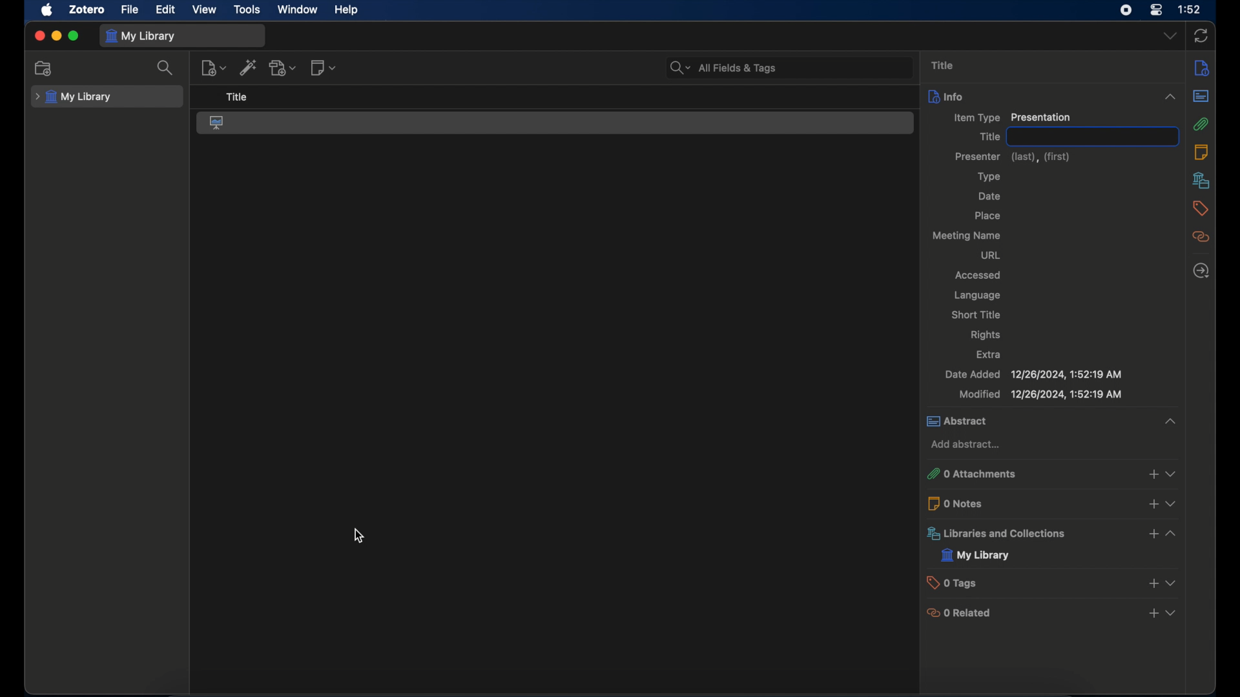 This screenshot has height=697, width=1240. I want to click on short title, so click(979, 316).